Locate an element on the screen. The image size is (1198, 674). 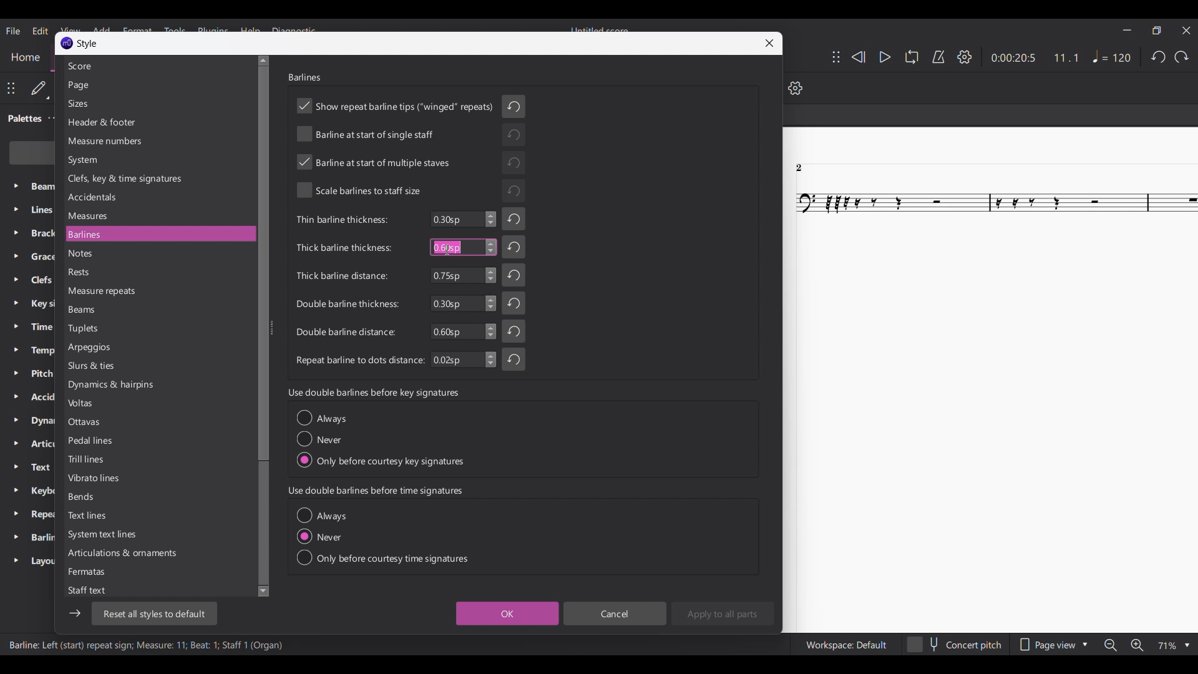
Current selection highlighted is located at coordinates (217, 233).